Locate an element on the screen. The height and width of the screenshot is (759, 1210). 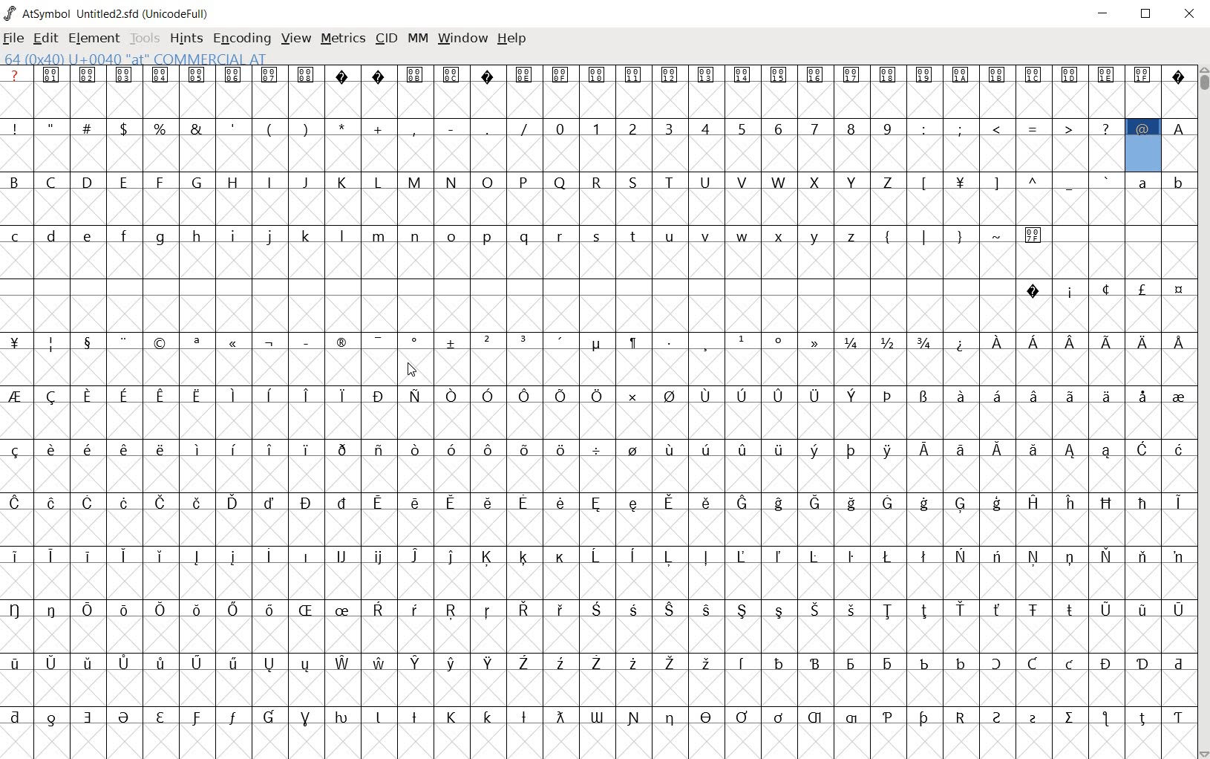
empty glyph slots is located at coordinates (601, 527).